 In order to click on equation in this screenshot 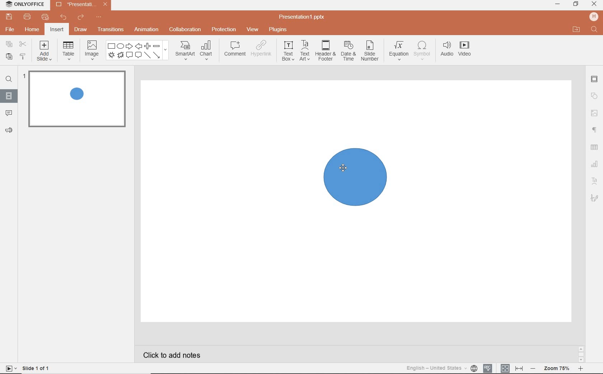, I will do `click(398, 51)`.